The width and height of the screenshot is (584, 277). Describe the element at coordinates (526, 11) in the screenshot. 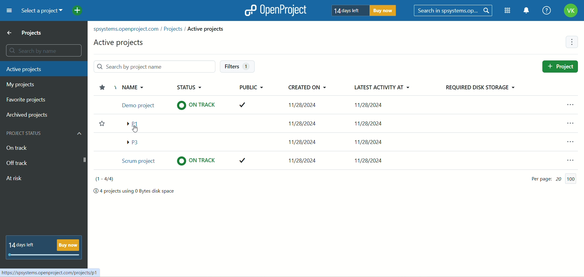

I see `notification` at that location.